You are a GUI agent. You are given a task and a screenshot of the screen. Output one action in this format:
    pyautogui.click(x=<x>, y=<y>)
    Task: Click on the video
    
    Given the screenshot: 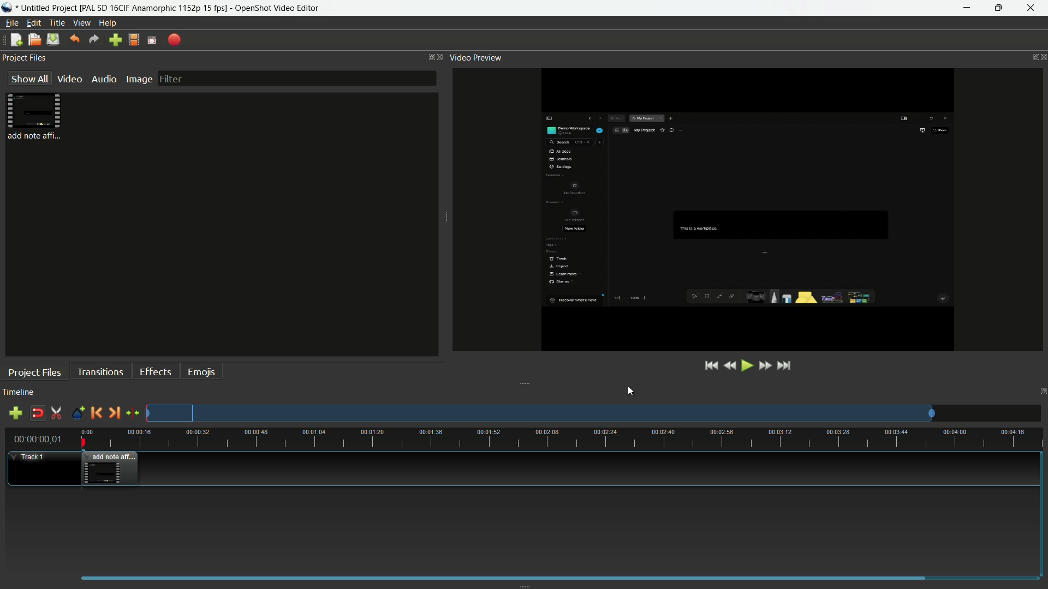 What is the action you would take?
    pyautogui.click(x=68, y=80)
    